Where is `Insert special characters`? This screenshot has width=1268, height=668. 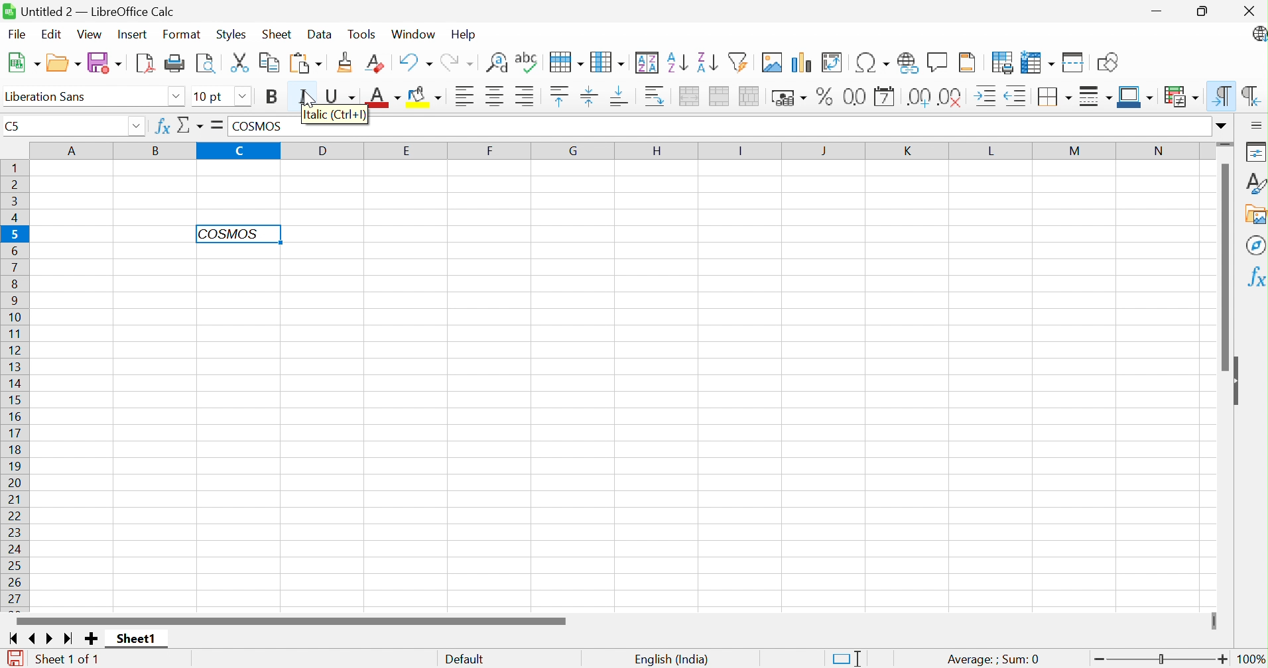 Insert special characters is located at coordinates (872, 62).